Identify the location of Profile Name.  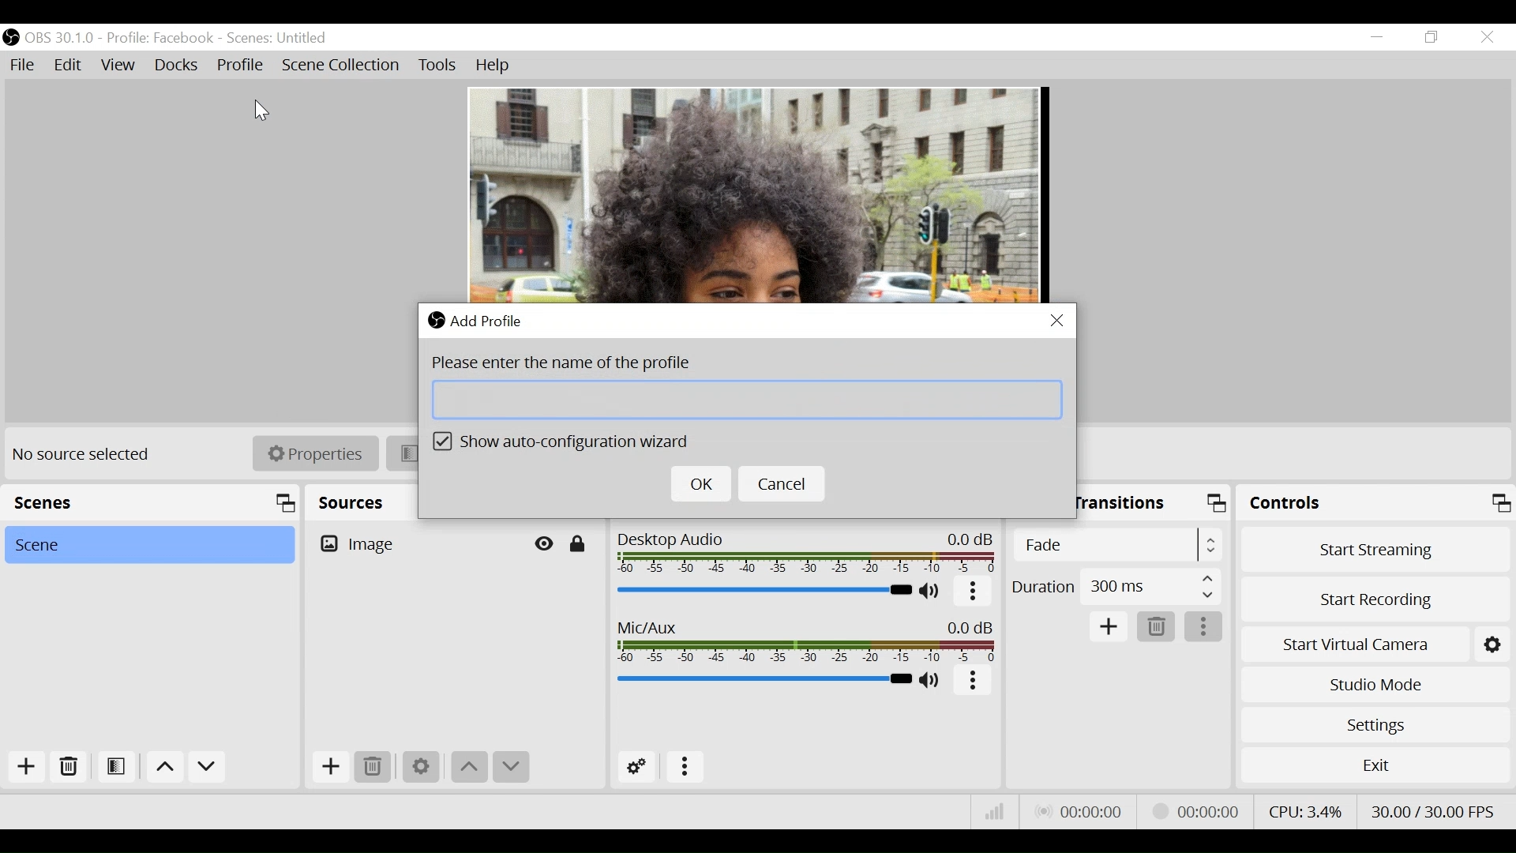
(159, 39).